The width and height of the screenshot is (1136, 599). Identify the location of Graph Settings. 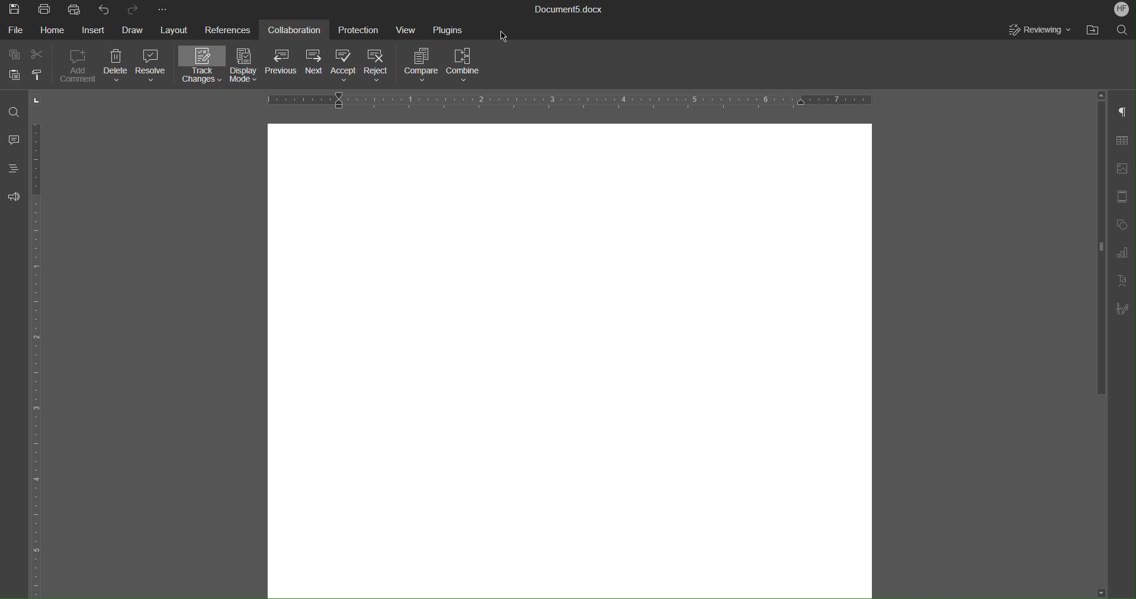
(1118, 255).